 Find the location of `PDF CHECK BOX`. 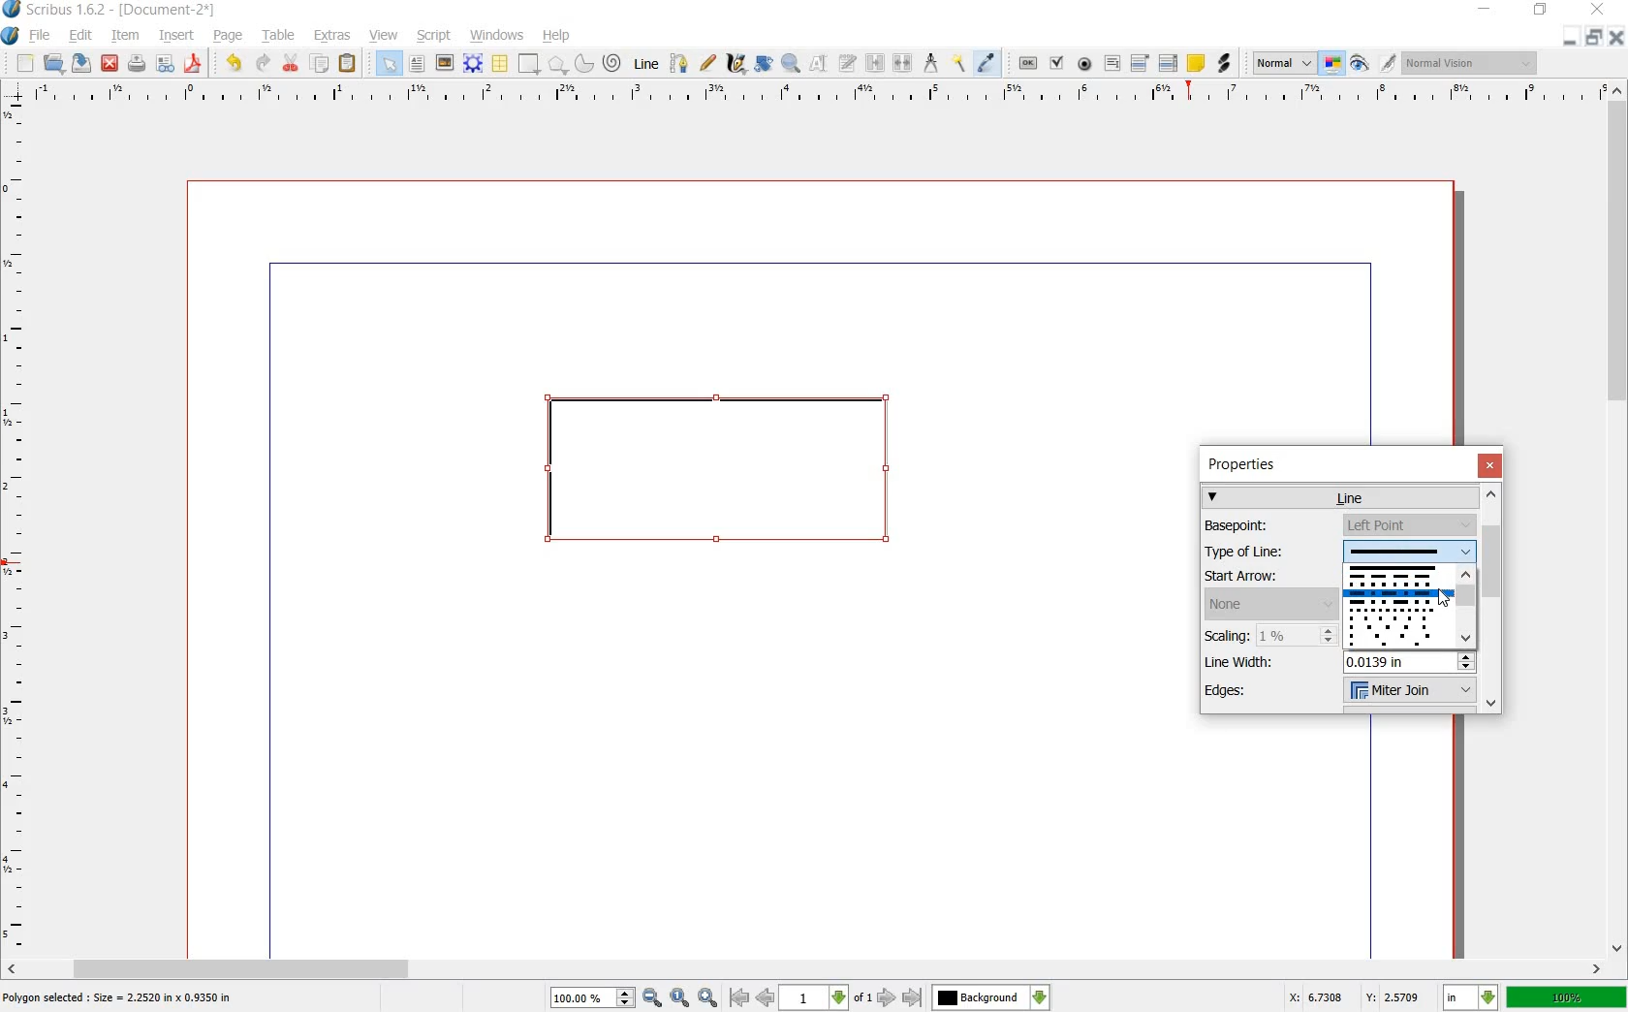

PDF CHECK BOX is located at coordinates (1057, 63).